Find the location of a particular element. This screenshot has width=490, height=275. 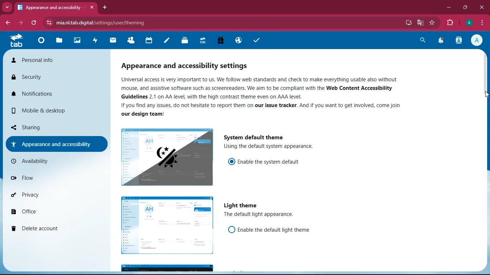

forward is located at coordinates (22, 23).